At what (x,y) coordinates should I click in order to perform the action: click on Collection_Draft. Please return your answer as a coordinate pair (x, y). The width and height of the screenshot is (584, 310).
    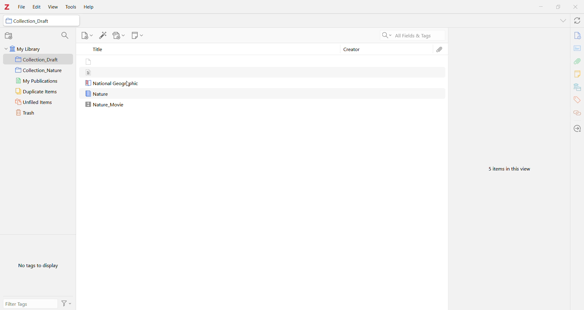
    Looking at the image, I should click on (39, 59).